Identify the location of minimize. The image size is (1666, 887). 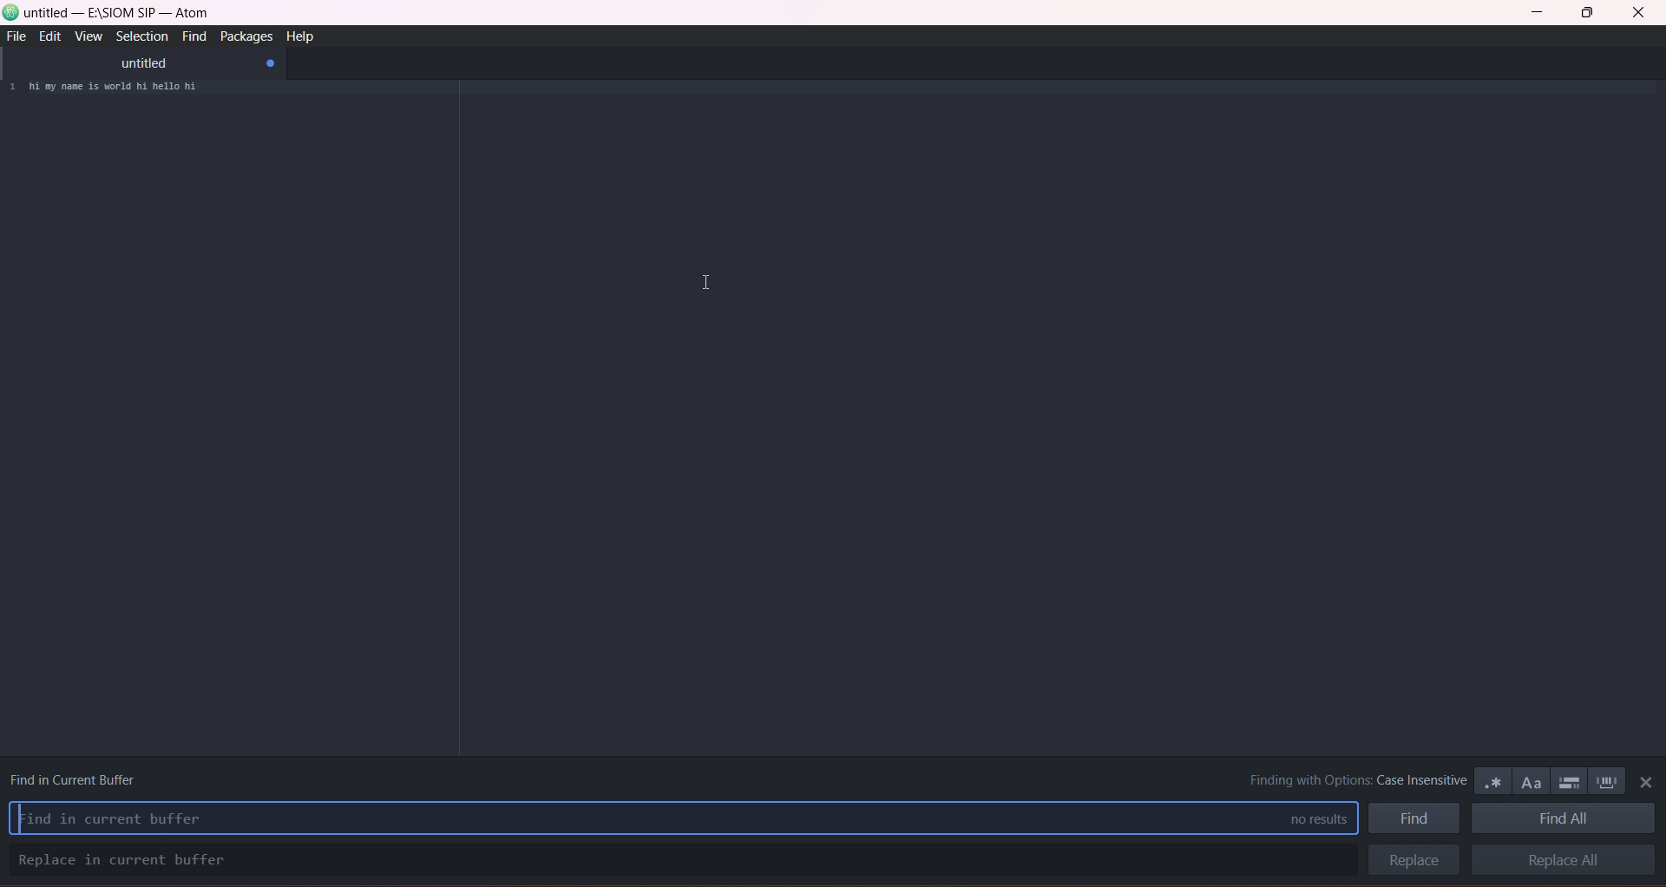
(1542, 14).